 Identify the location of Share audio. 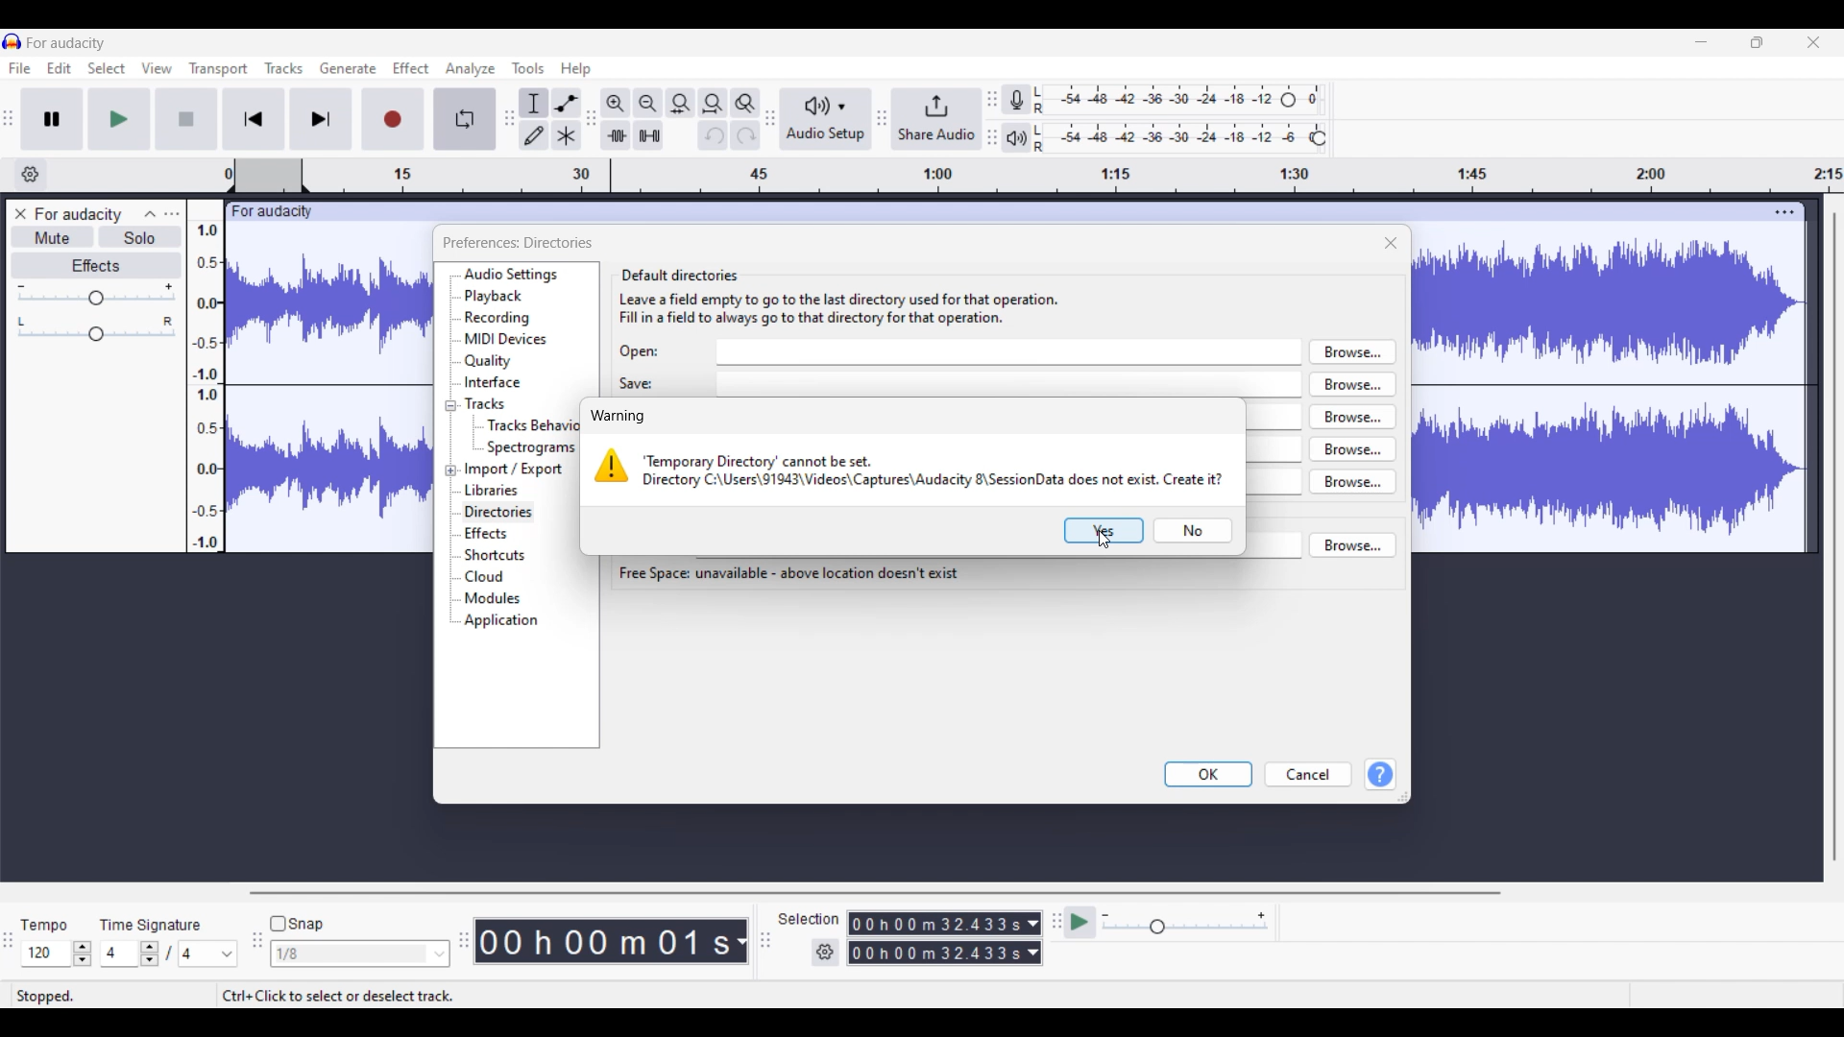
(937, 118).